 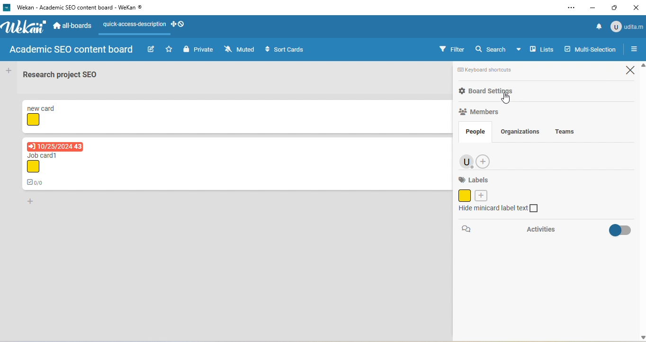 What do you see at coordinates (566, 133) in the screenshot?
I see `teams` at bounding box center [566, 133].